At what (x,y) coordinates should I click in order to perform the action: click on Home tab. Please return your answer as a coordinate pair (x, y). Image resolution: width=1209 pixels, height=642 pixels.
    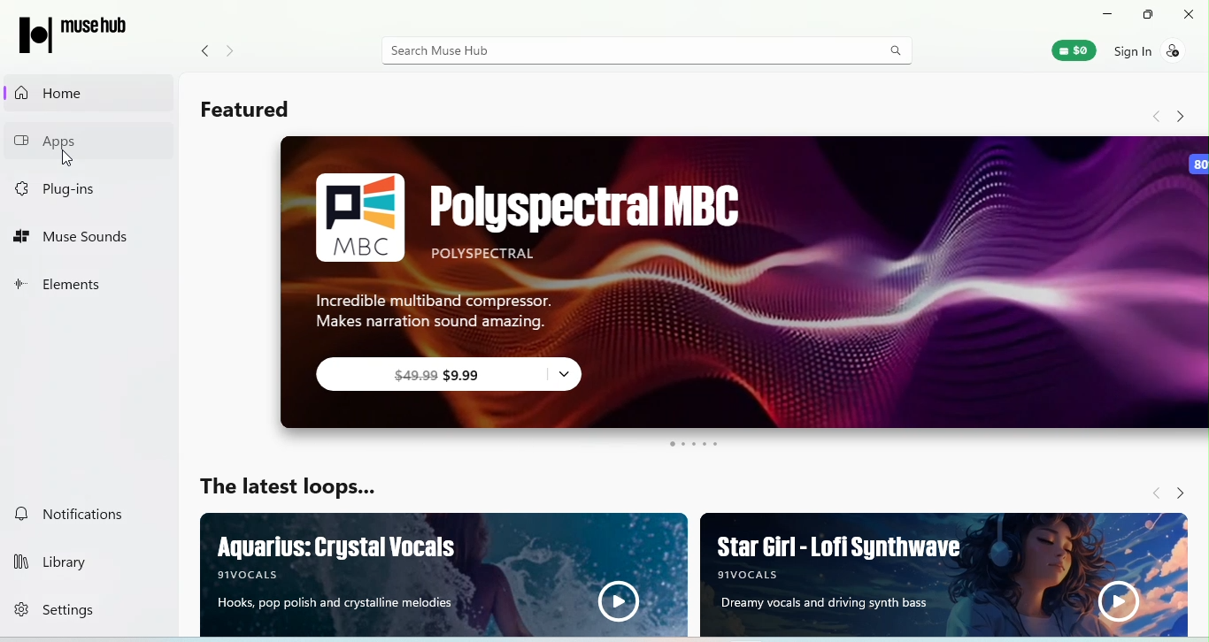
    Looking at the image, I should click on (50, 94).